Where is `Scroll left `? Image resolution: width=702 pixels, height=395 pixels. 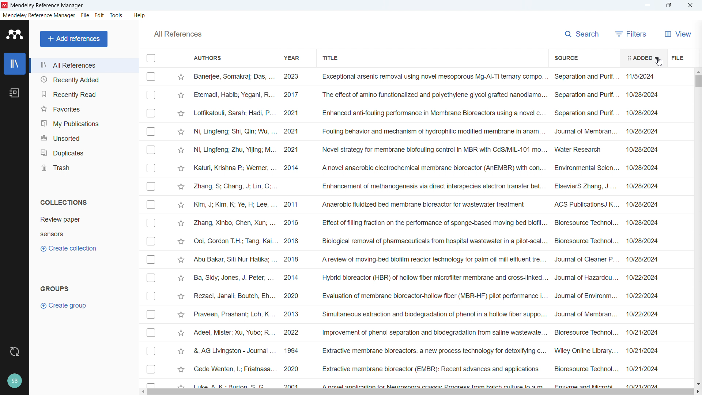
Scroll left  is located at coordinates (143, 392).